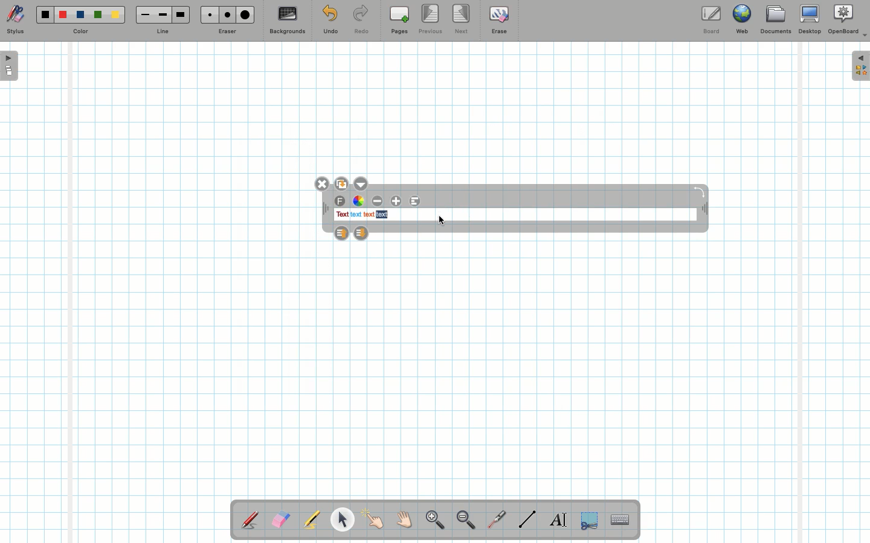 The height and width of the screenshot is (543, 870). What do you see at coordinates (699, 191) in the screenshot?
I see `Rotate` at bounding box center [699, 191].